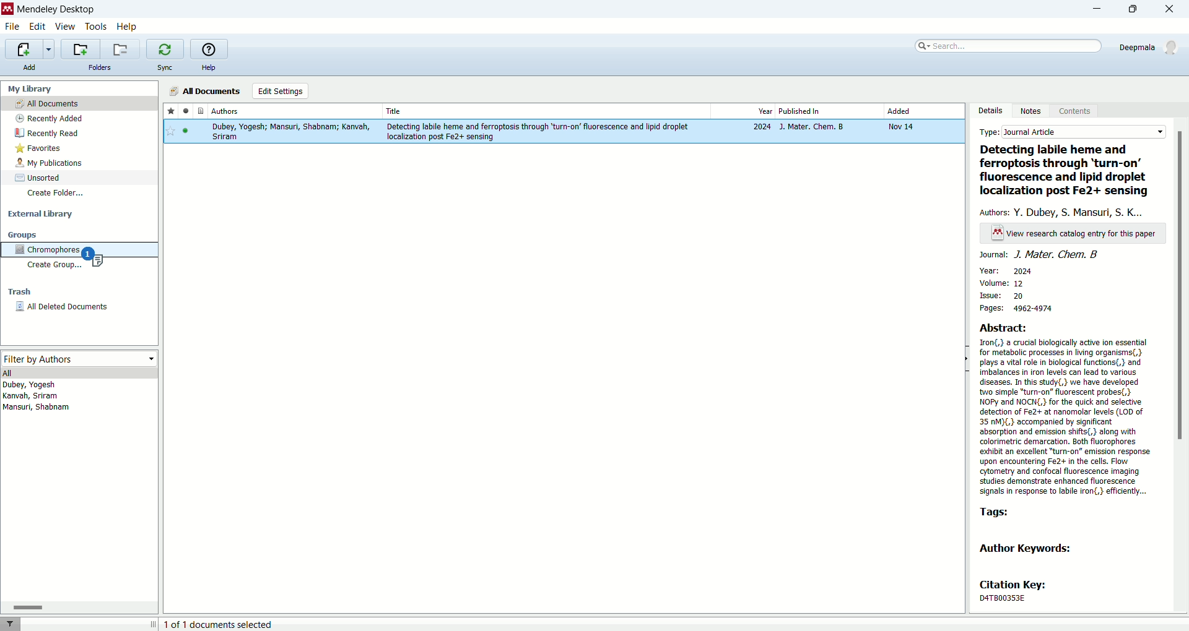 Image resolution: width=1189 pixels, height=631 pixels. What do you see at coordinates (742, 111) in the screenshot?
I see `year` at bounding box center [742, 111].